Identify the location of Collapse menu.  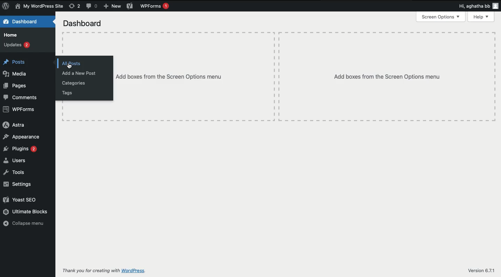
(26, 224).